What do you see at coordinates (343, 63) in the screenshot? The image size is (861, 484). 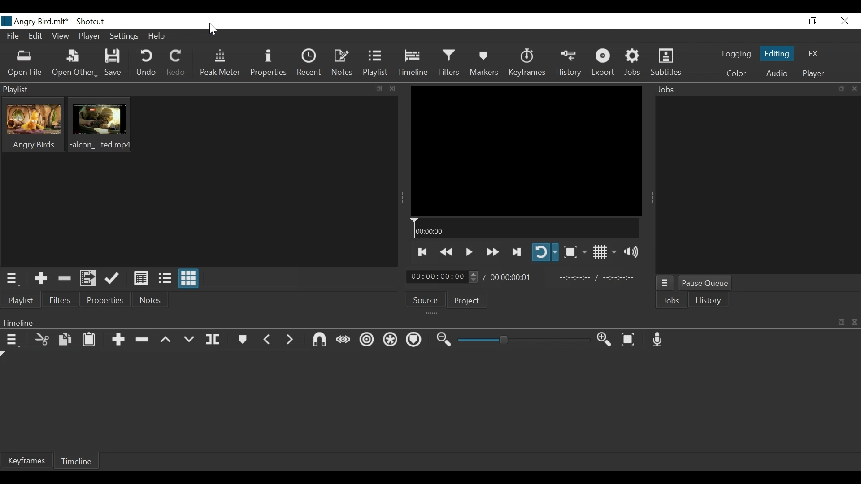 I see `` at bounding box center [343, 63].